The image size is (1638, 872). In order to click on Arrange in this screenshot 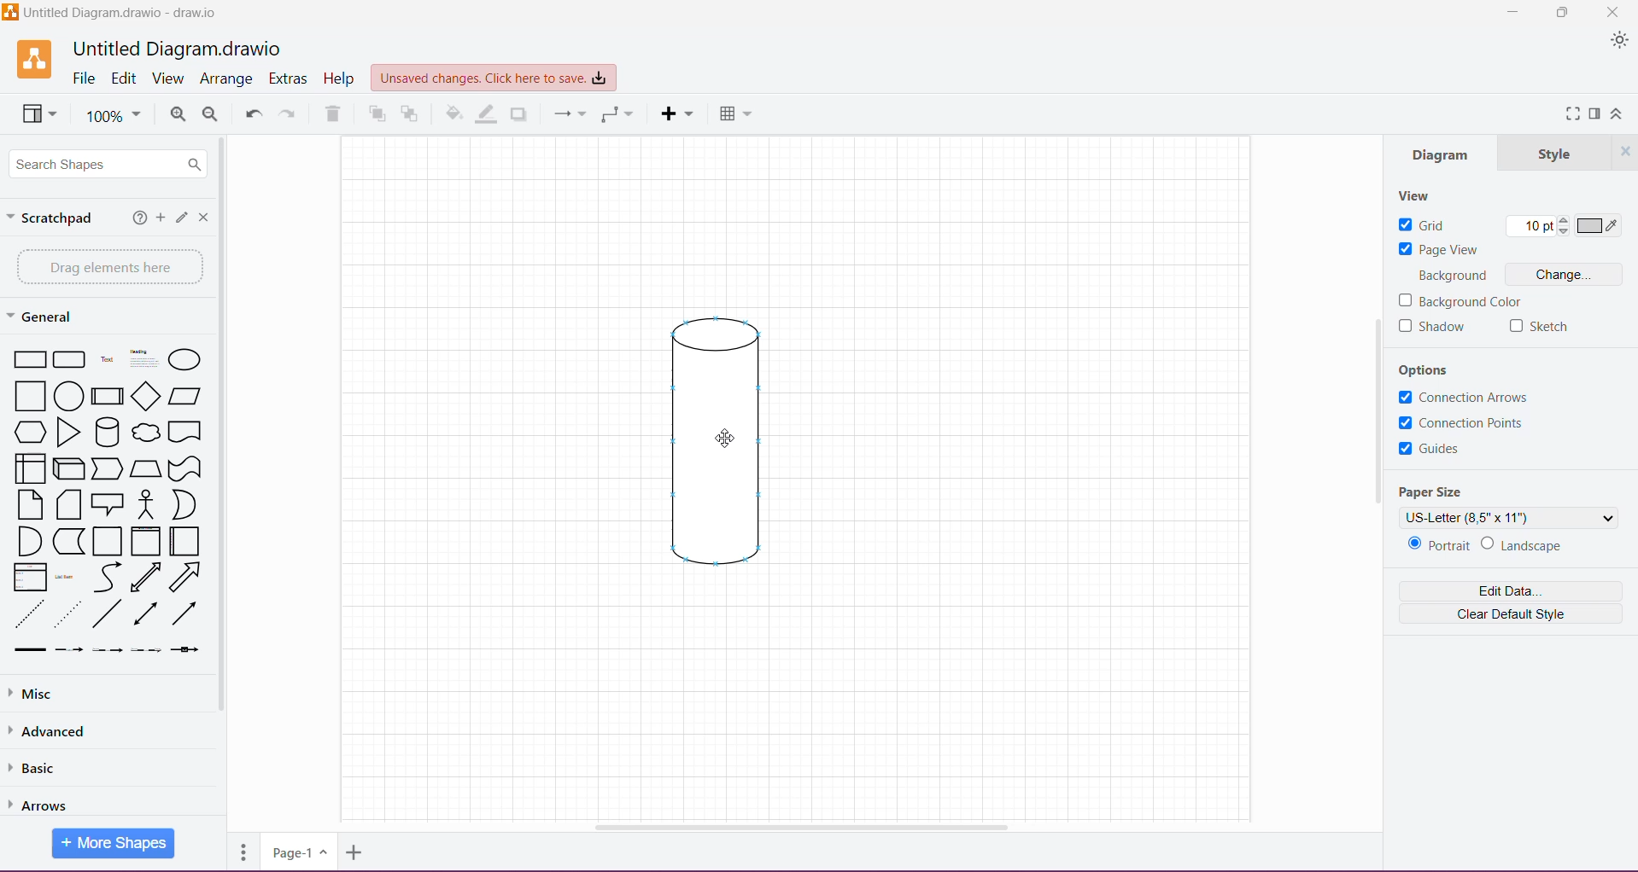, I will do `click(228, 78)`.